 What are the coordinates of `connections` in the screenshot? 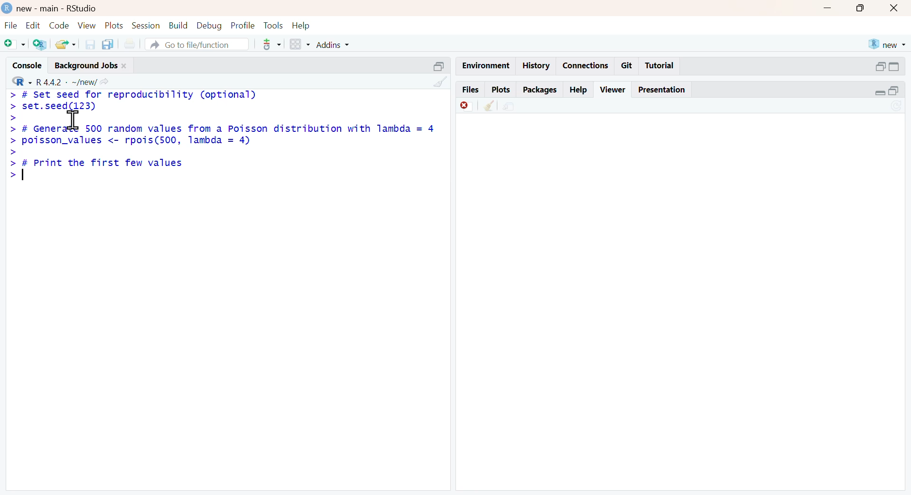 It's located at (586, 65).